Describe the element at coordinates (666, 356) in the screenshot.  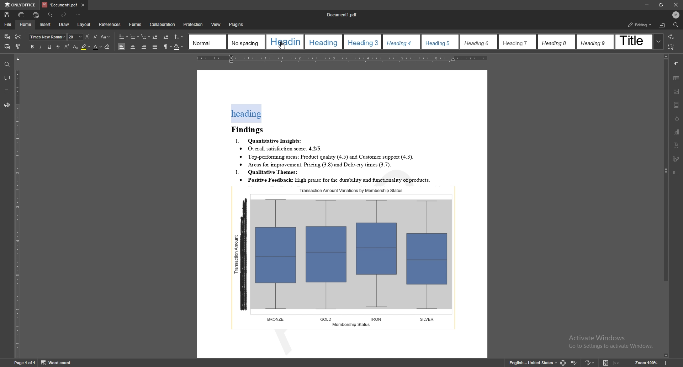
I see `scroll down` at that location.